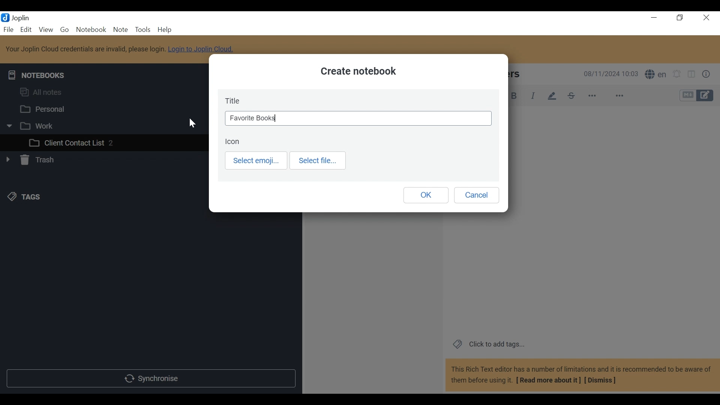 The width and height of the screenshot is (720, 405). What do you see at coordinates (570, 96) in the screenshot?
I see `Strikethrough` at bounding box center [570, 96].